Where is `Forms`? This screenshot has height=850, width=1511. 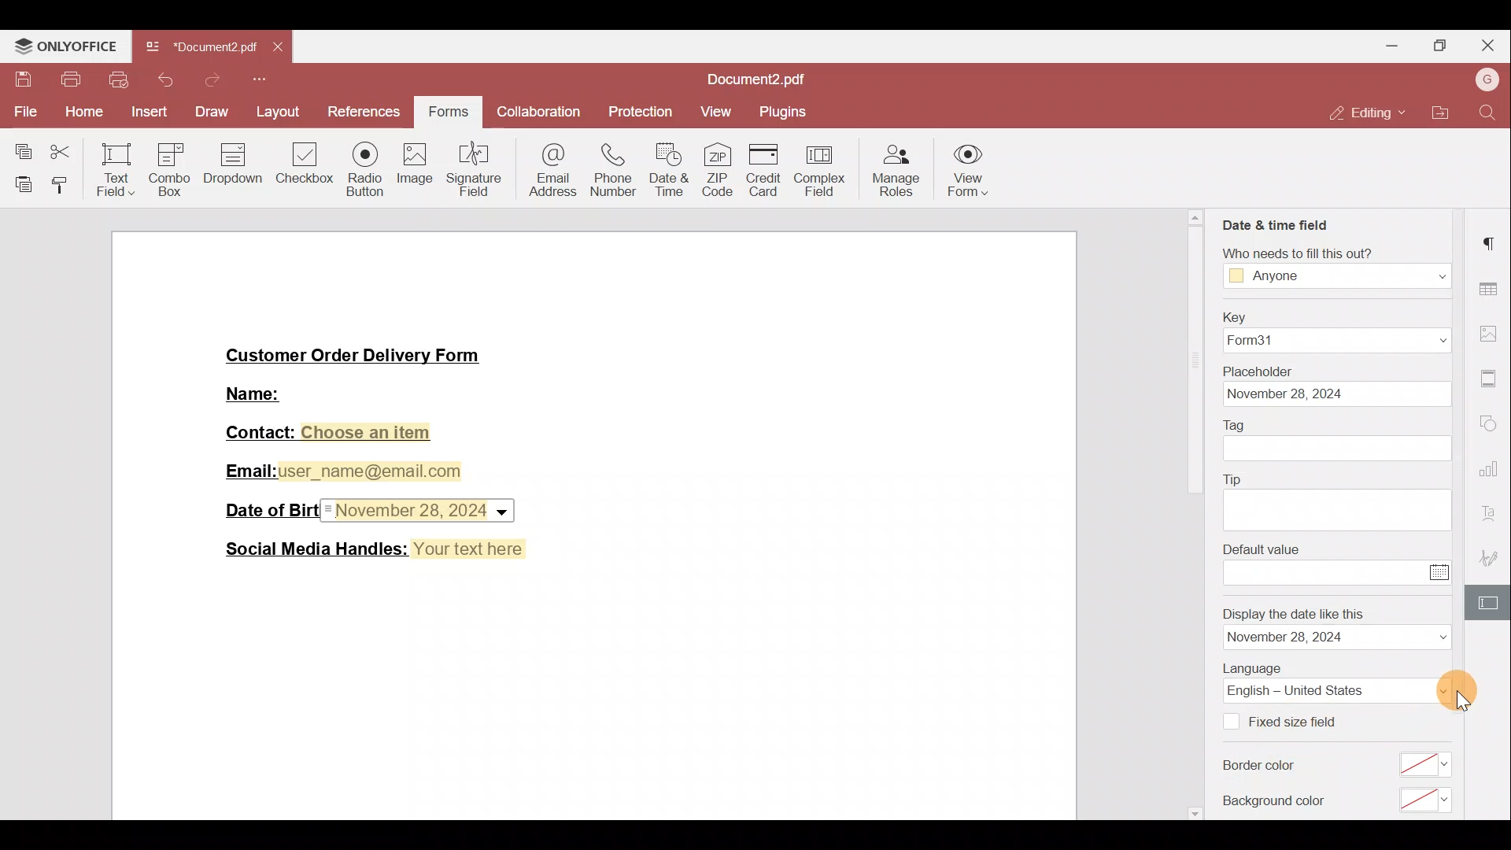
Forms is located at coordinates (446, 113).